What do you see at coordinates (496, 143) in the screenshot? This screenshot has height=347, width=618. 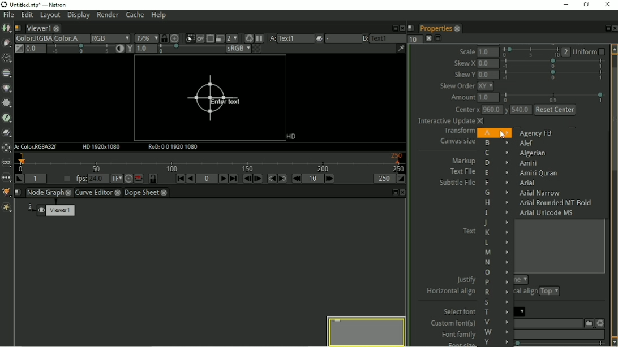 I see `B` at bounding box center [496, 143].